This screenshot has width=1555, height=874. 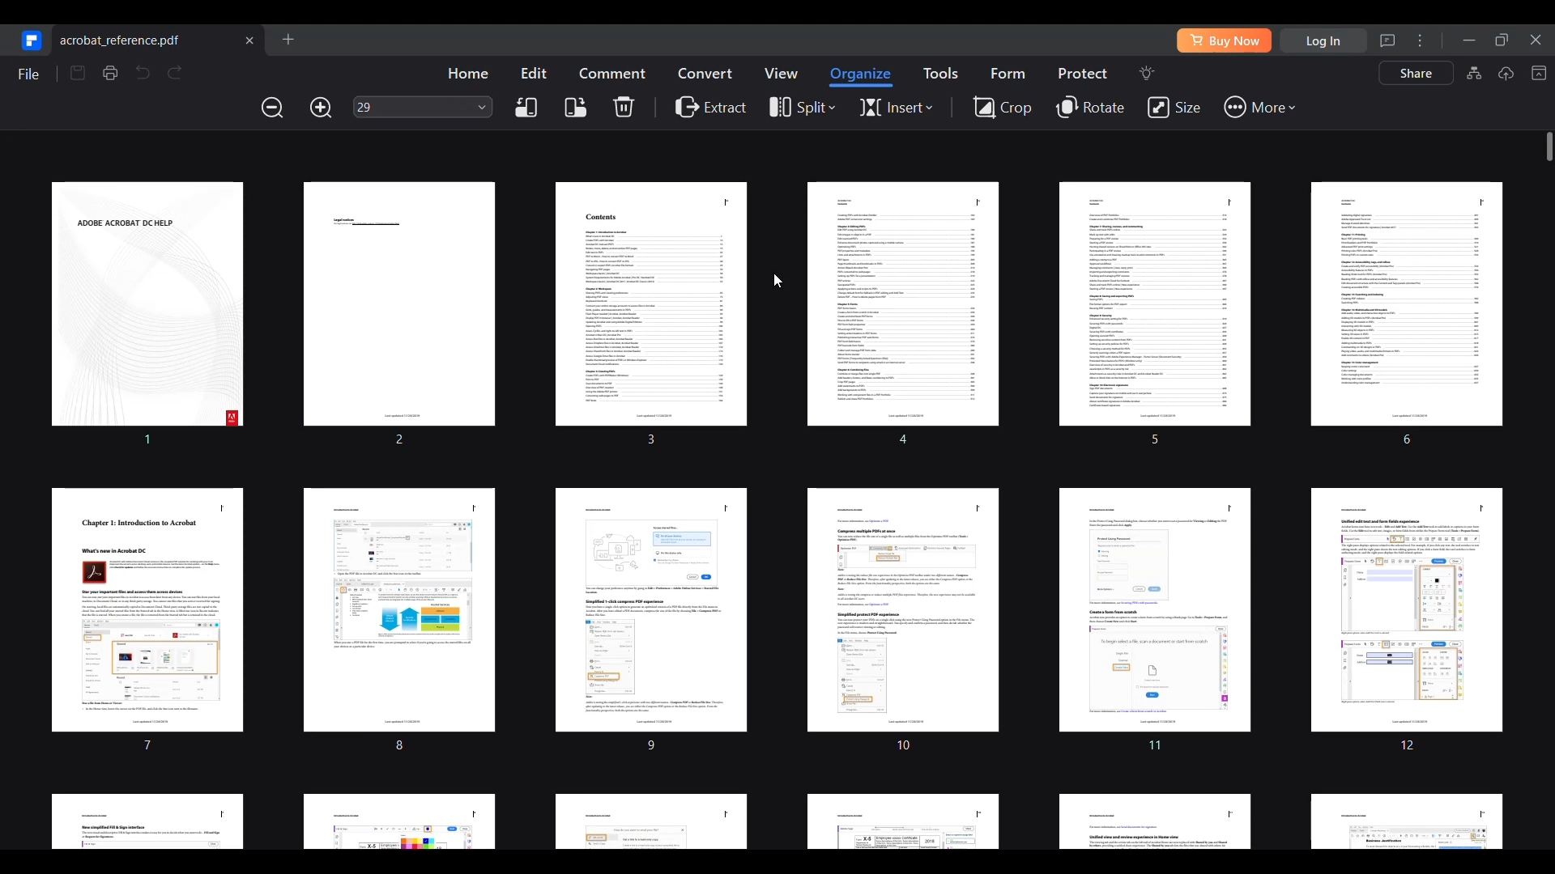 What do you see at coordinates (28, 74) in the screenshot?
I see `File` at bounding box center [28, 74].